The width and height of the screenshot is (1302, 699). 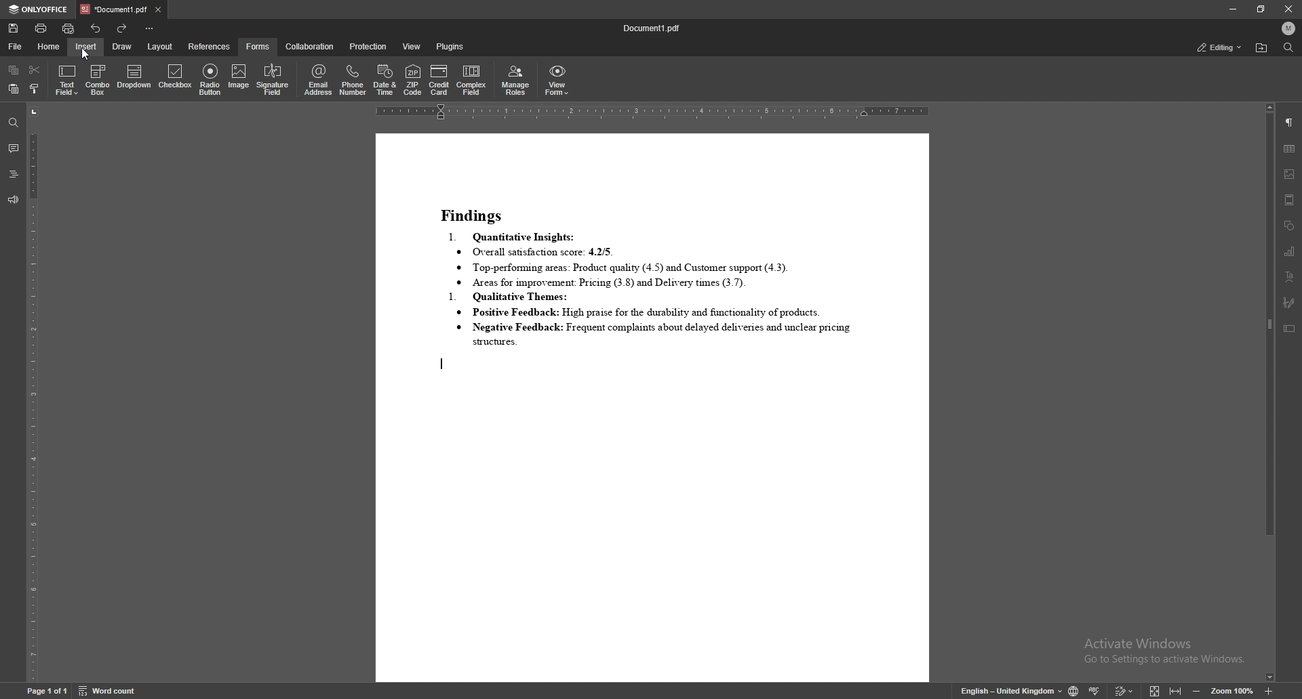 I want to click on phone number, so click(x=353, y=79).